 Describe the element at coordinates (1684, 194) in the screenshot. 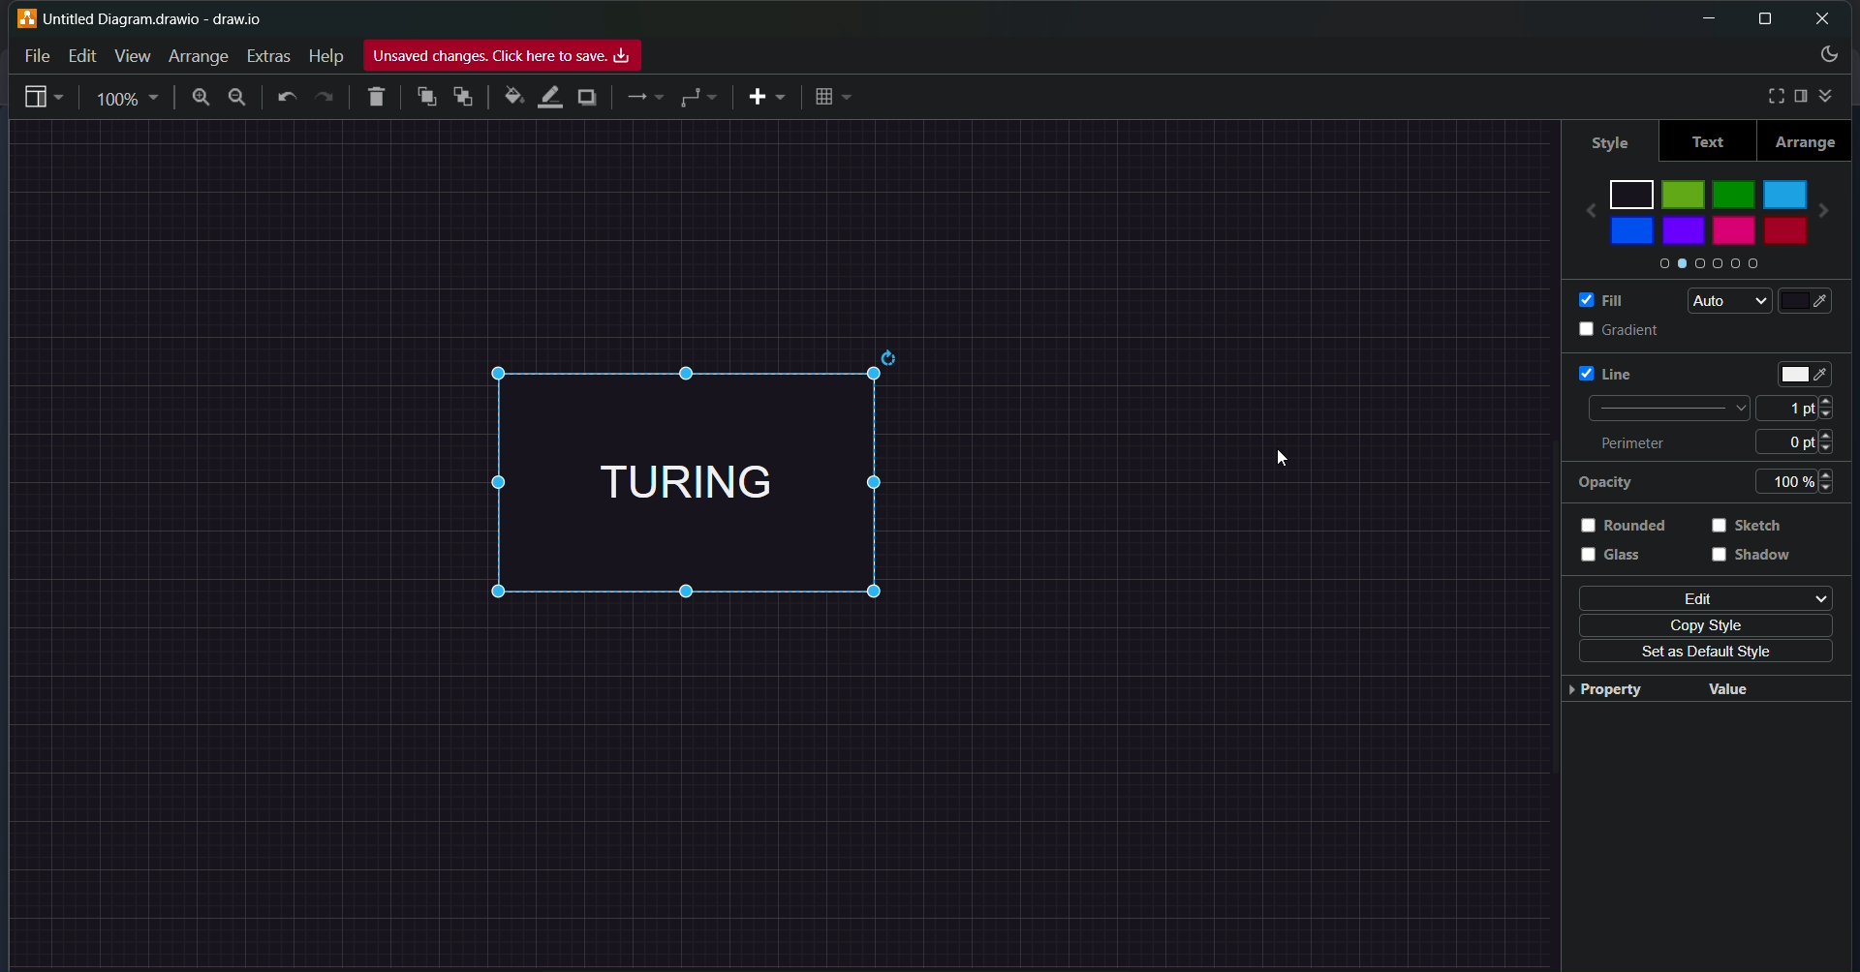

I see `light green` at that location.